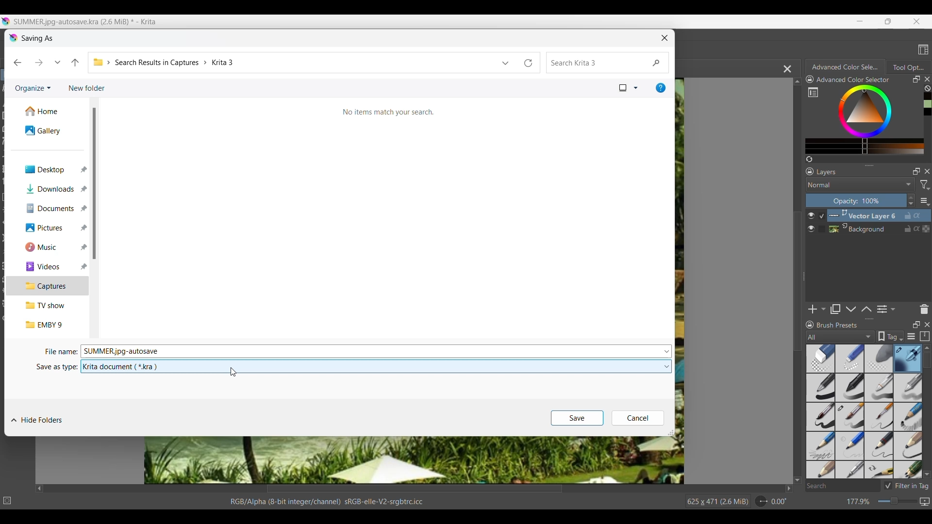 Image resolution: width=932 pixels, height=524 pixels. Describe the element at coordinates (577, 418) in the screenshot. I see `Save inputs made` at that location.